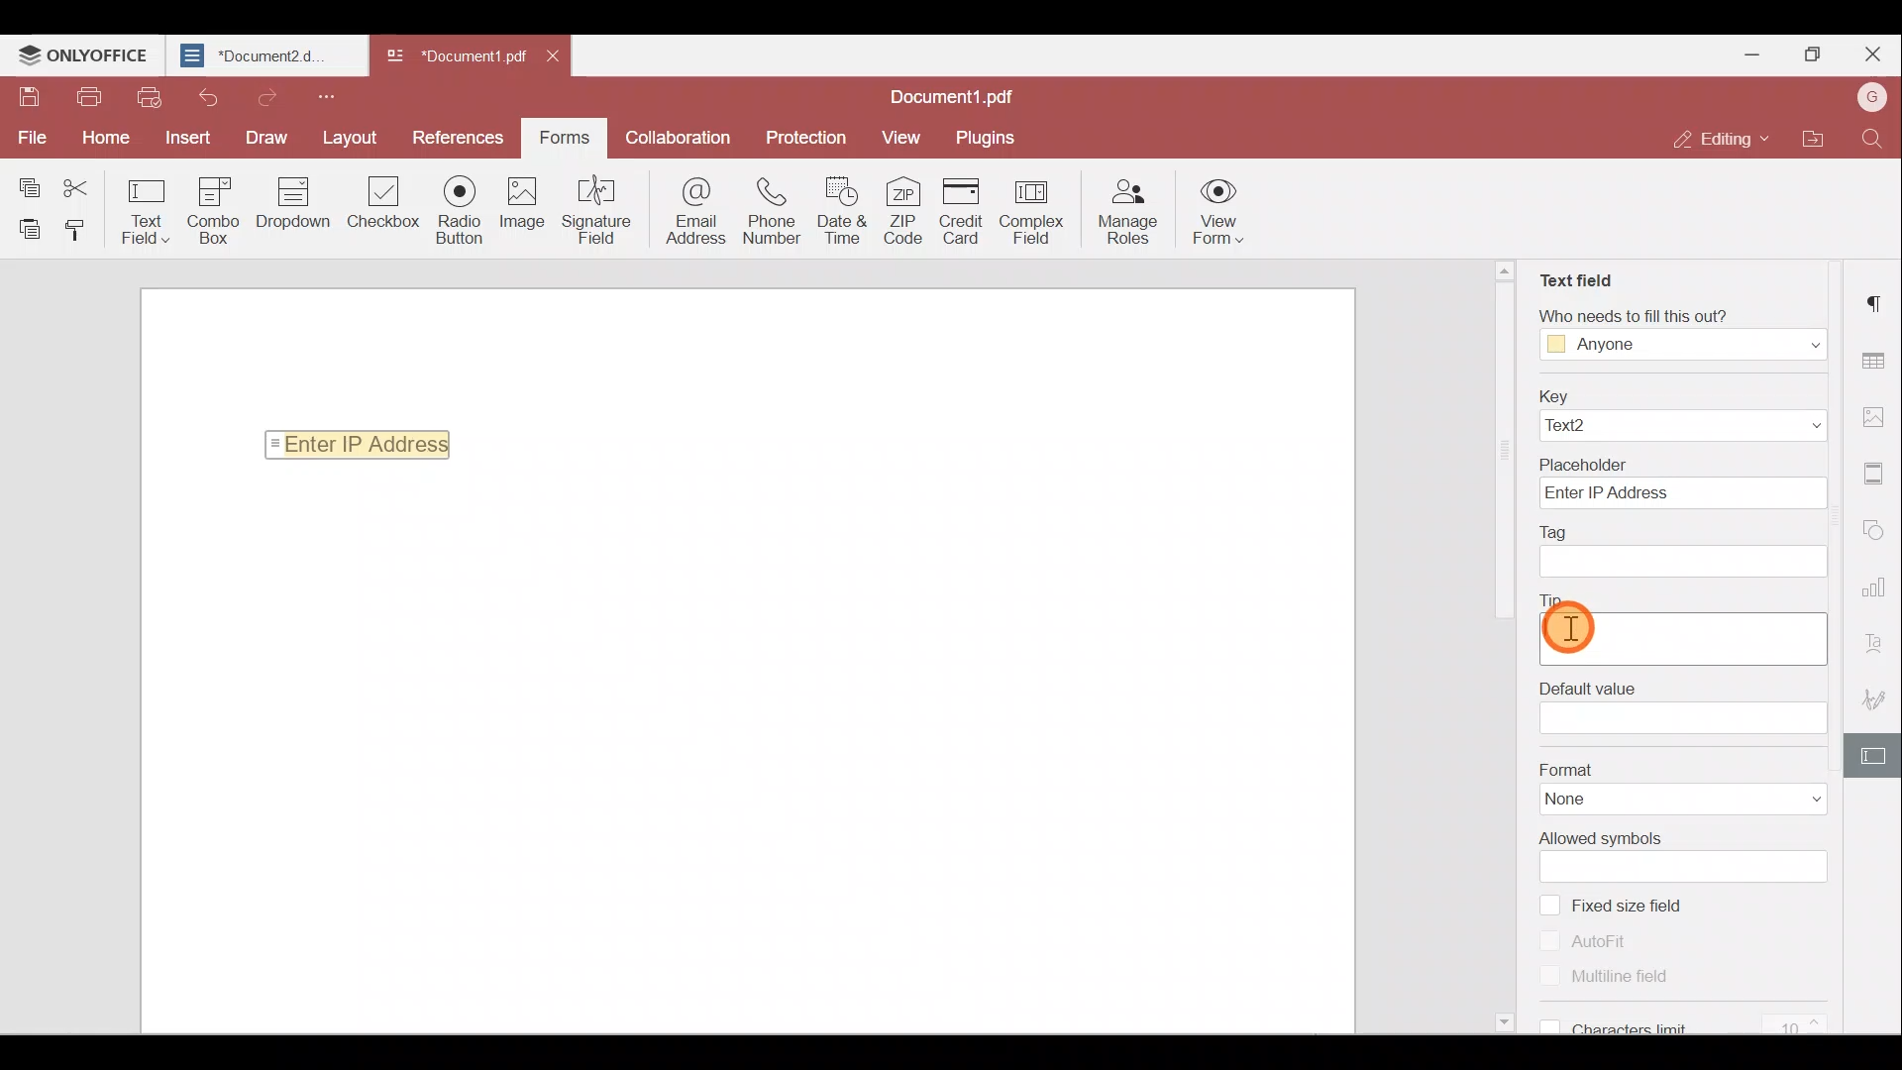 This screenshot has width=1902, height=1070. I want to click on Protection, so click(812, 136).